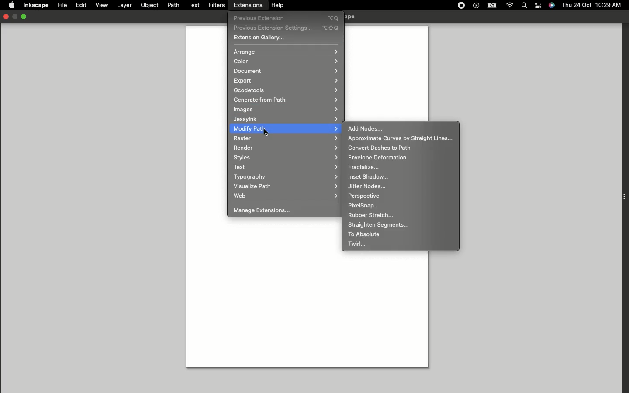 The width and height of the screenshot is (629, 393). Describe the element at coordinates (400, 138) in the screenshot. I see `Approximate curves by straight lines` at that location.